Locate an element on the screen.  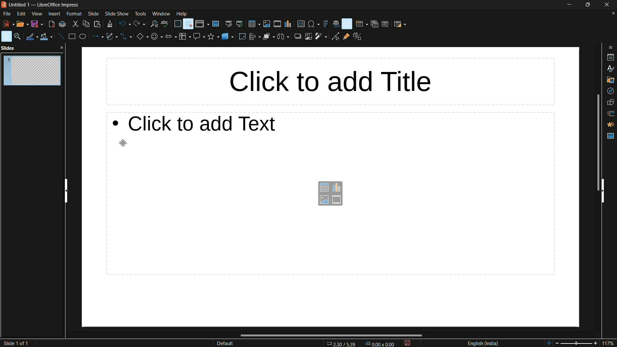
close document is located at coordinates (613, 13).